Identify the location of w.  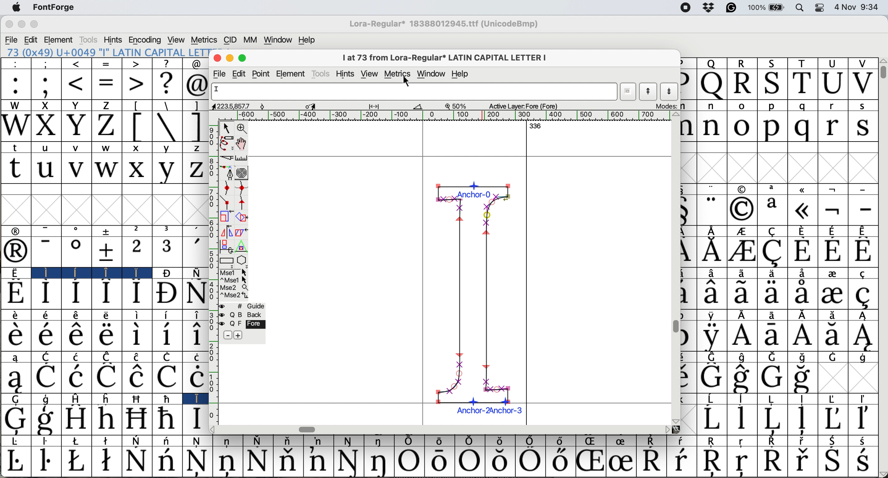
(107, 169).